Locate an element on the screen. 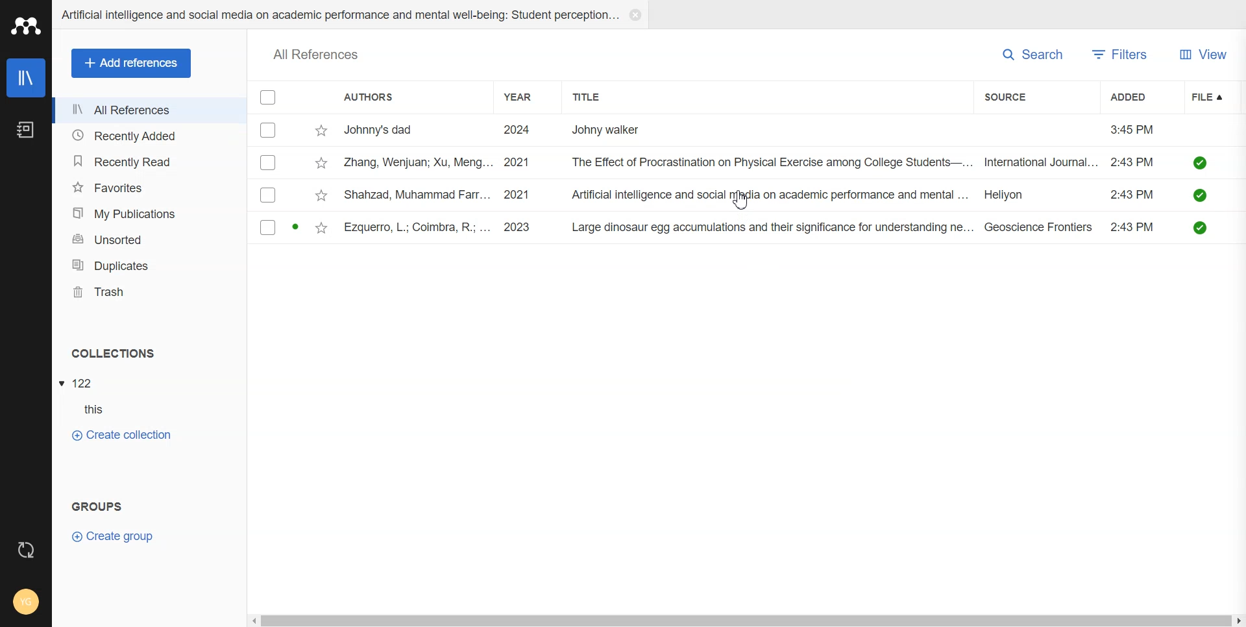 This screenshot has width=1246, height=627. Checkbox is located at coordinates (269, 97).